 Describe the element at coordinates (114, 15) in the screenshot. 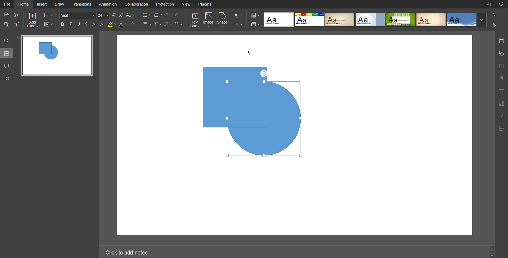

I see `Increase Font` at that location.